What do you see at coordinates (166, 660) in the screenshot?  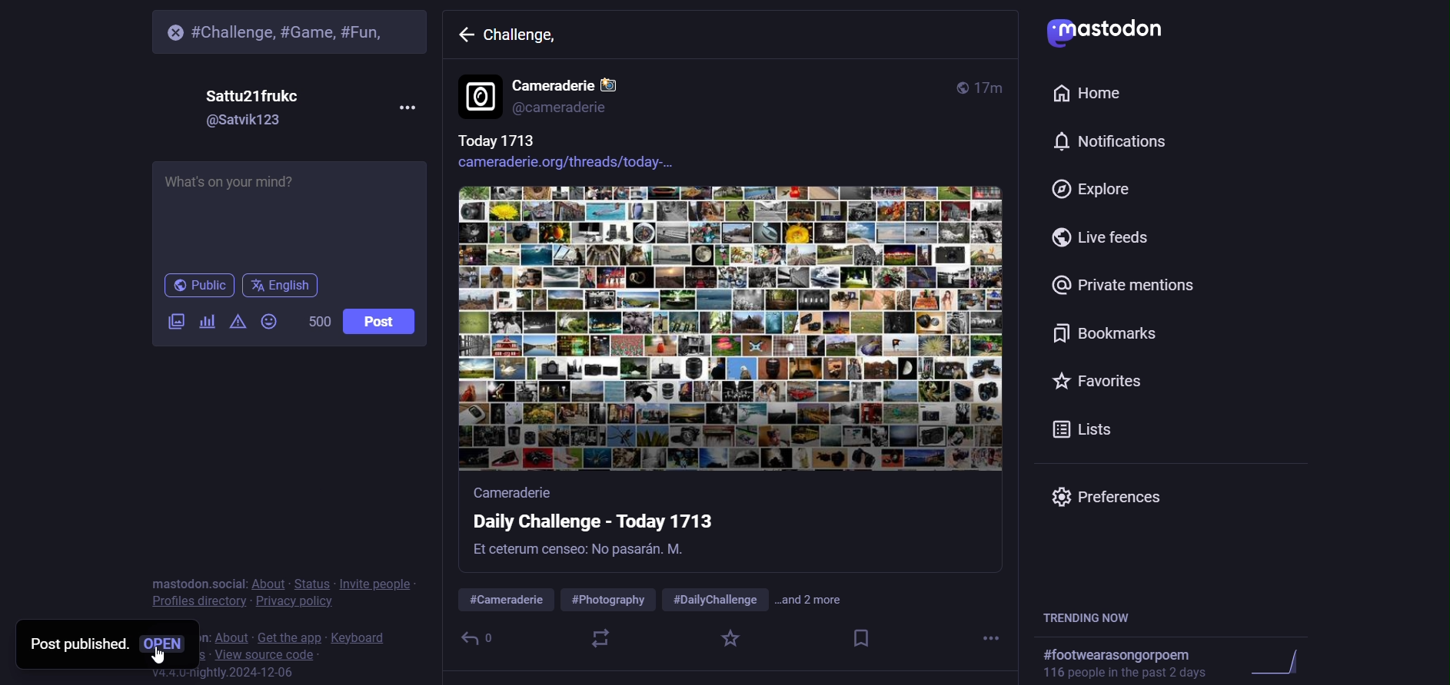 I see `cursor` at bounding box center [166, 660].